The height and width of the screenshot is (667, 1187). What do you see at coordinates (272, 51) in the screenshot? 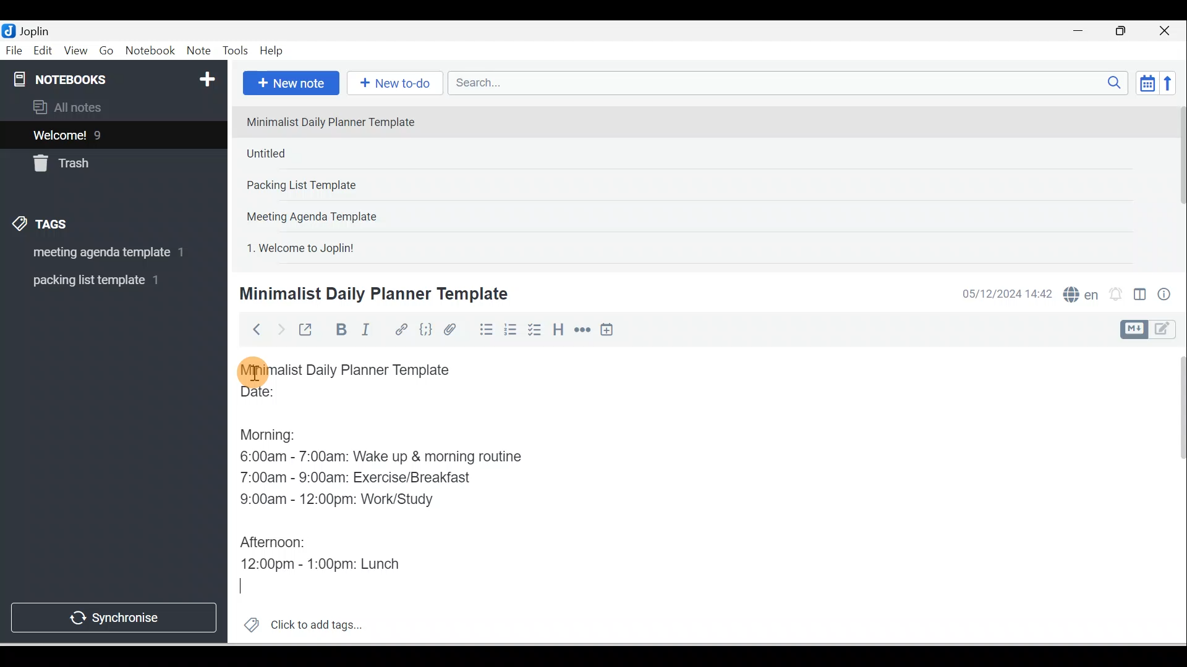
I see `Help` at bounding box center [272, 51].